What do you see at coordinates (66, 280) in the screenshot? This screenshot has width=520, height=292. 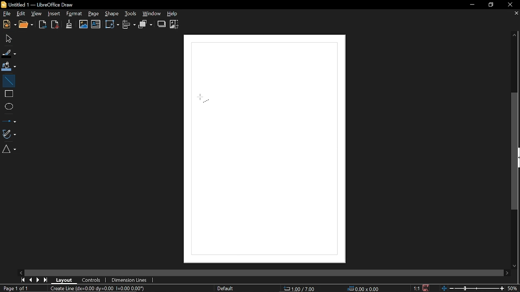 I see `Layout` at bounding box center [66, 280].